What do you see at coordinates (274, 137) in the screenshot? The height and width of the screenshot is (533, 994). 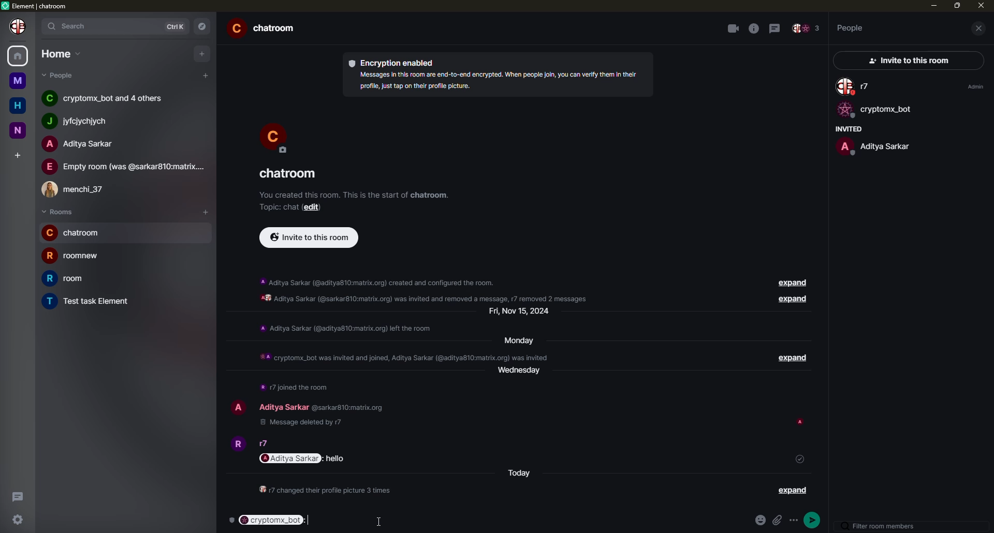 I see `profile` at bounding box center [274, 137].